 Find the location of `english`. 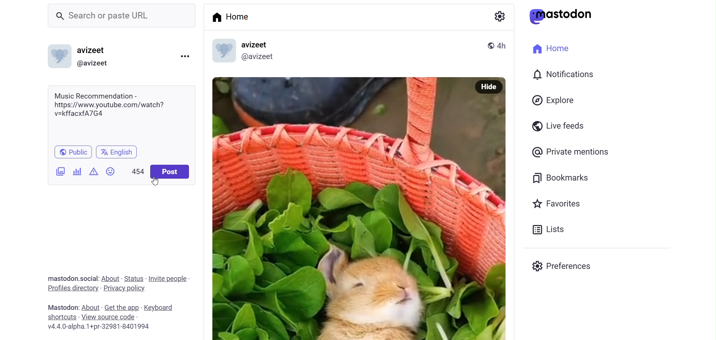

english is located at coordinates (117, 152).